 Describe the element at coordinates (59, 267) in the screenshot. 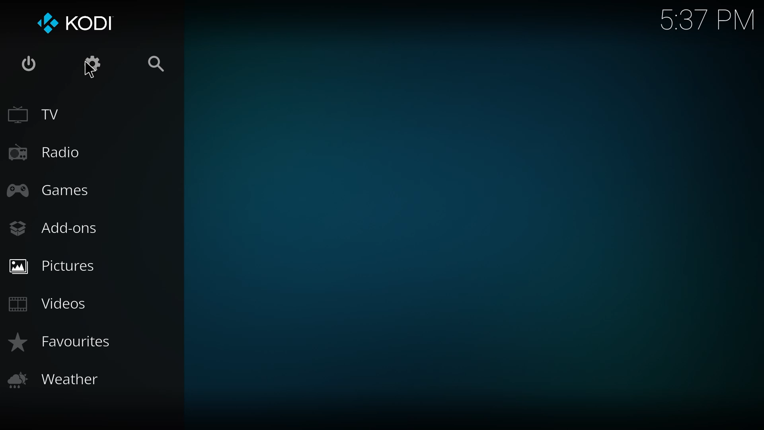

I see `pictures` at that location.